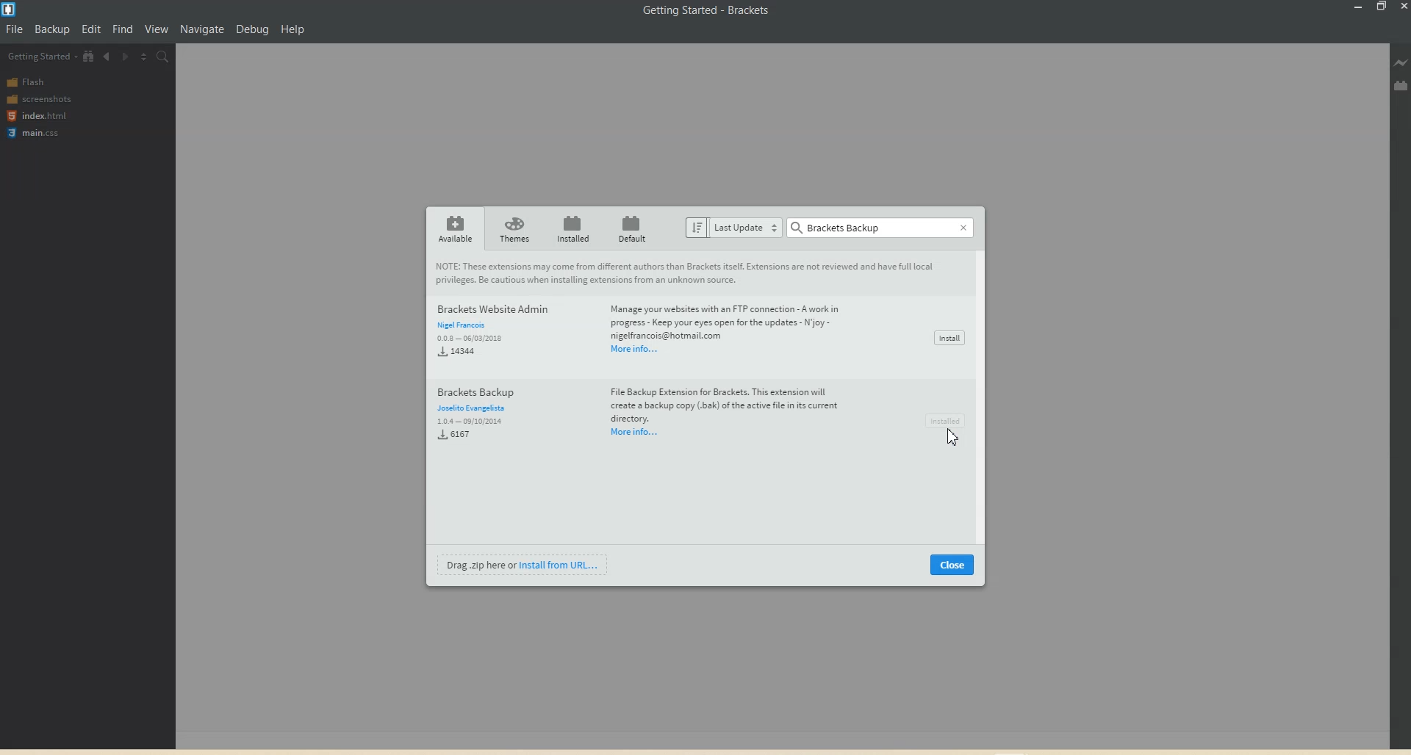 Image resolution: width=1411 pixels, height=755 pixels. Describe the element at coordinates (484, 416) in the screenshot. I see `Brackets Backup Joselito Evangelista 1.0.4—09/10/2004 6167` at that location.